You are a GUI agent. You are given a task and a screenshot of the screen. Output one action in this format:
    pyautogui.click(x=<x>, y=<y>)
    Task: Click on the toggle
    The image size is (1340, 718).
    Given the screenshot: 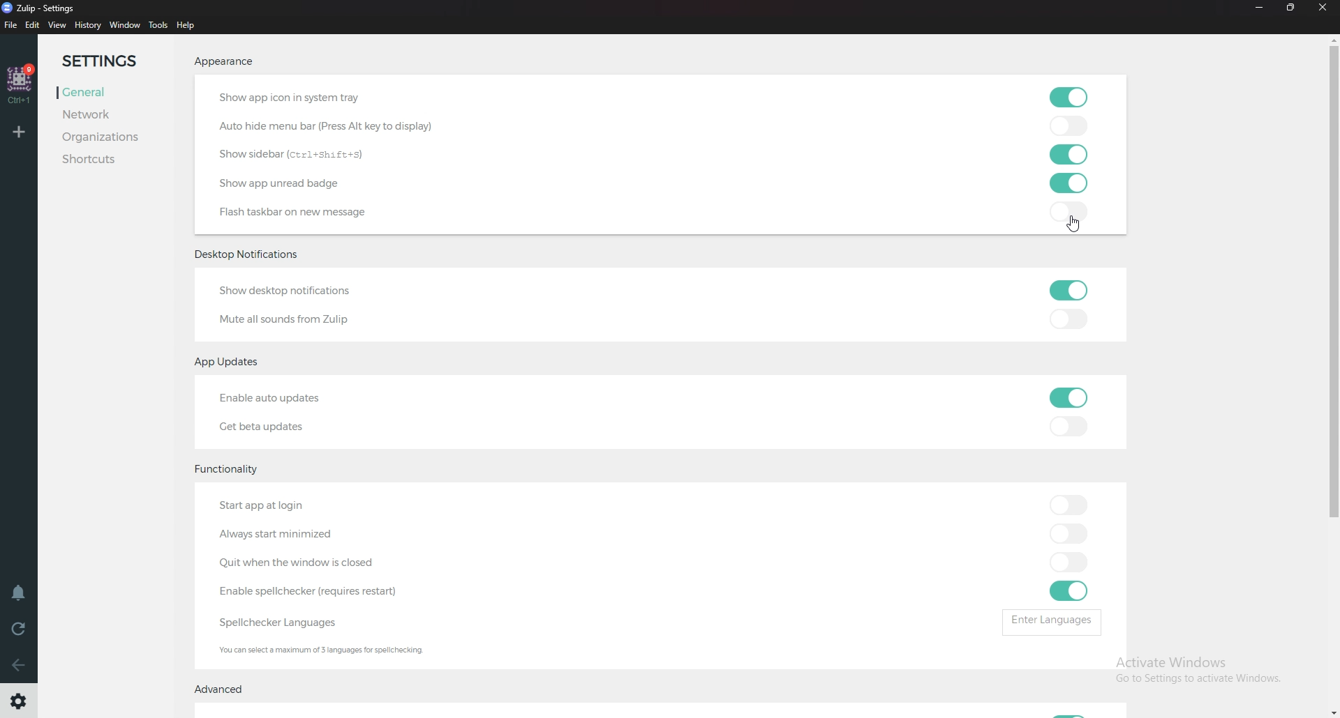 What is the action you would take?
    pyautogui.click(x=1068, y=289)
    